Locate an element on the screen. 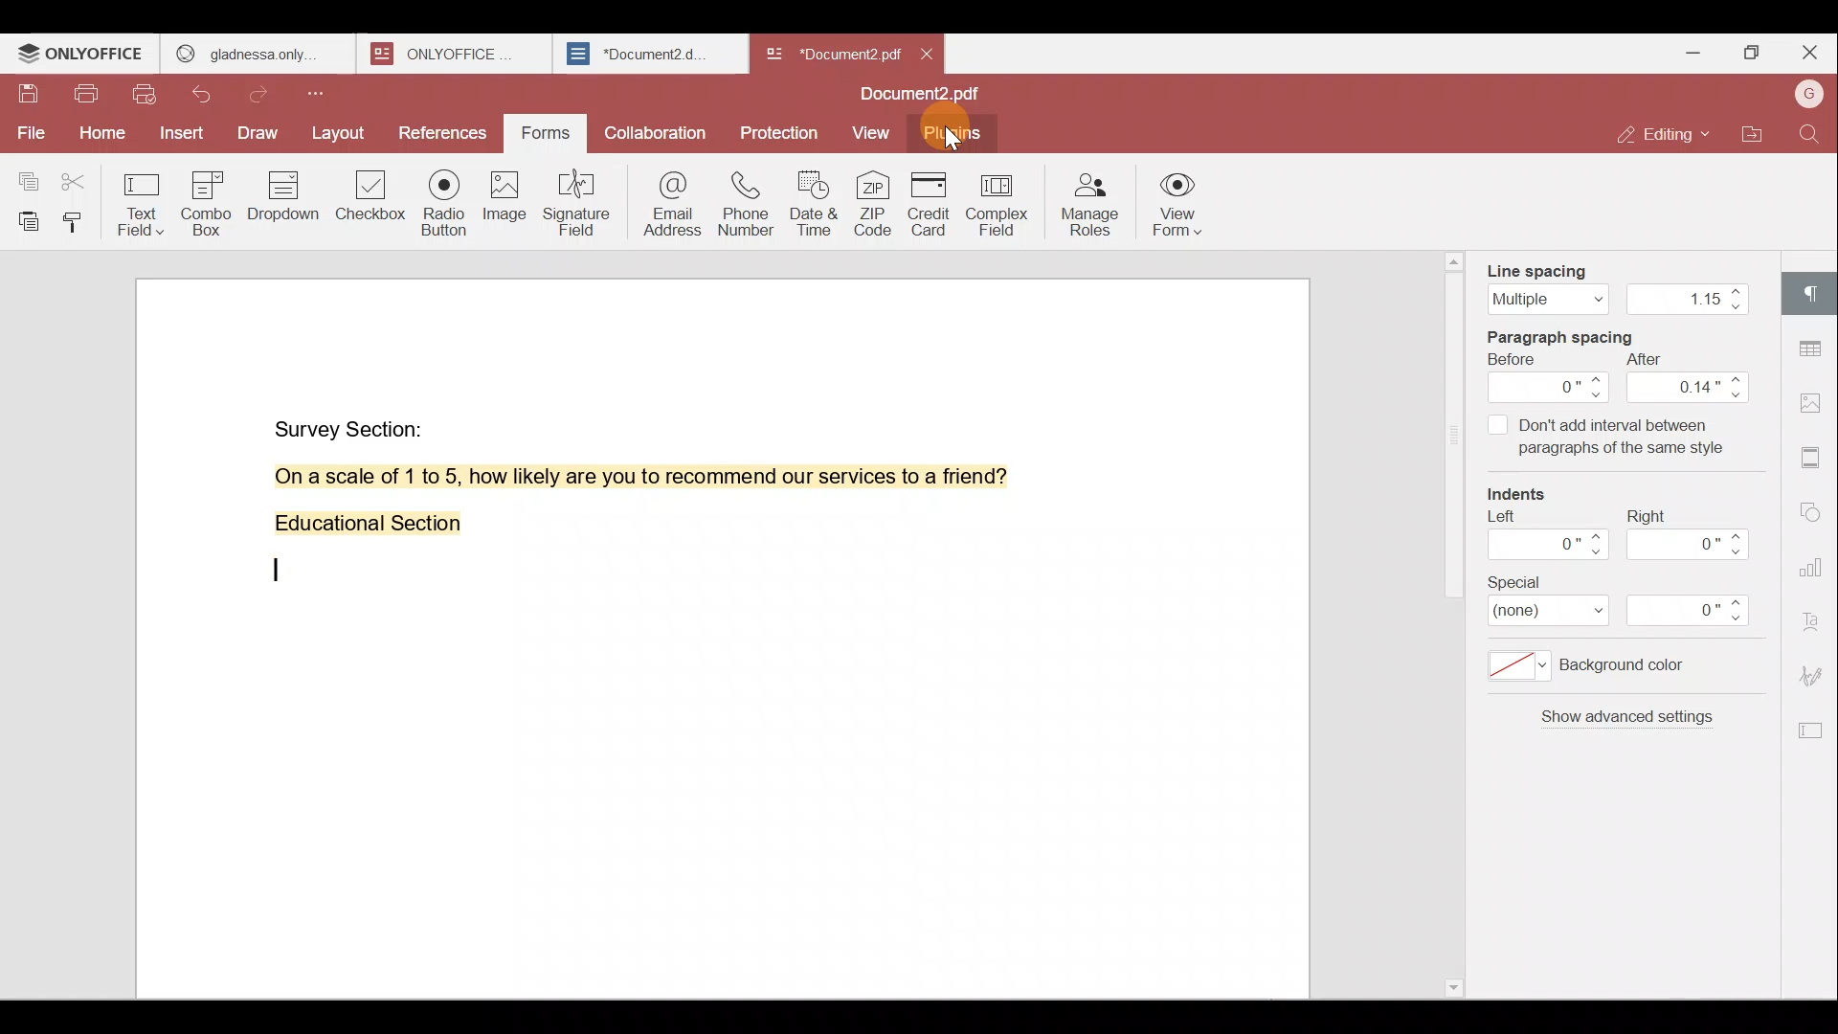 Image resolution: width=1838 pixels, height=1034 pixels. ONLYOFFICE is located at coordinates (82, 54).